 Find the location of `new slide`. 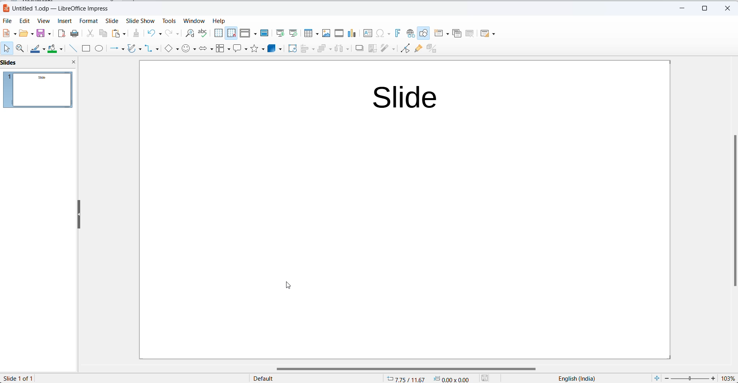

new slide is located at coordinates (440, 34).